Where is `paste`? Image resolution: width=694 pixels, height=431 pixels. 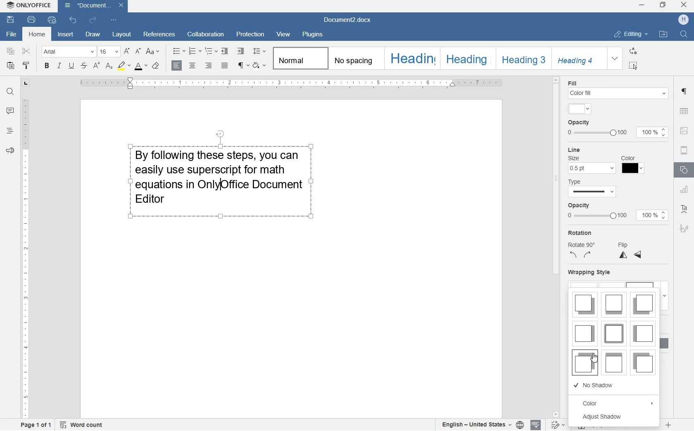 paste is located at coordinates (11, 66).